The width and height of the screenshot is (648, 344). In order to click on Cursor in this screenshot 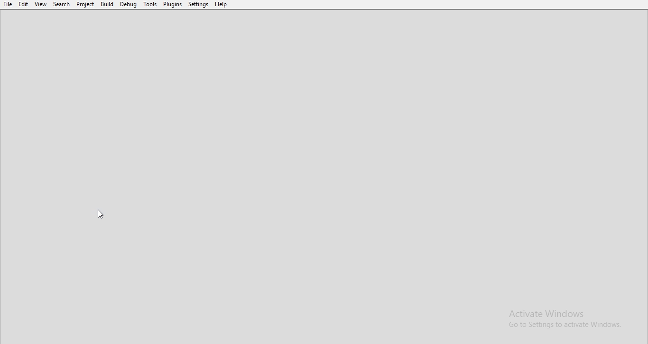, I will do `click(101, 214)`.